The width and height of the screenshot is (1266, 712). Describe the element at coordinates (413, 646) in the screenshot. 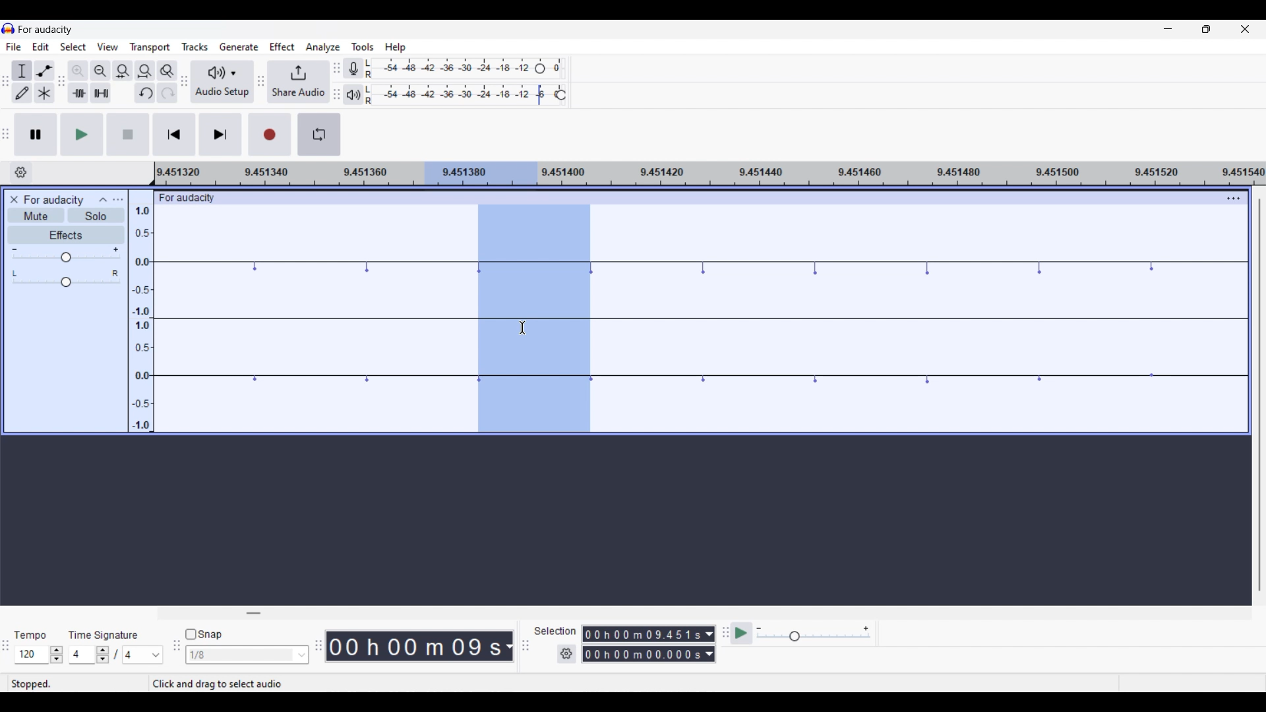

I see `Current duration of playhead` at that location.